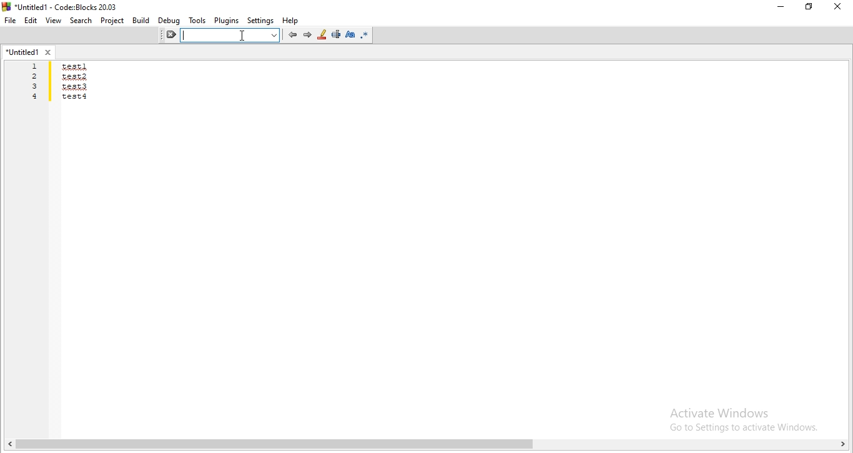  I want to click on match case, so click(350, 34).